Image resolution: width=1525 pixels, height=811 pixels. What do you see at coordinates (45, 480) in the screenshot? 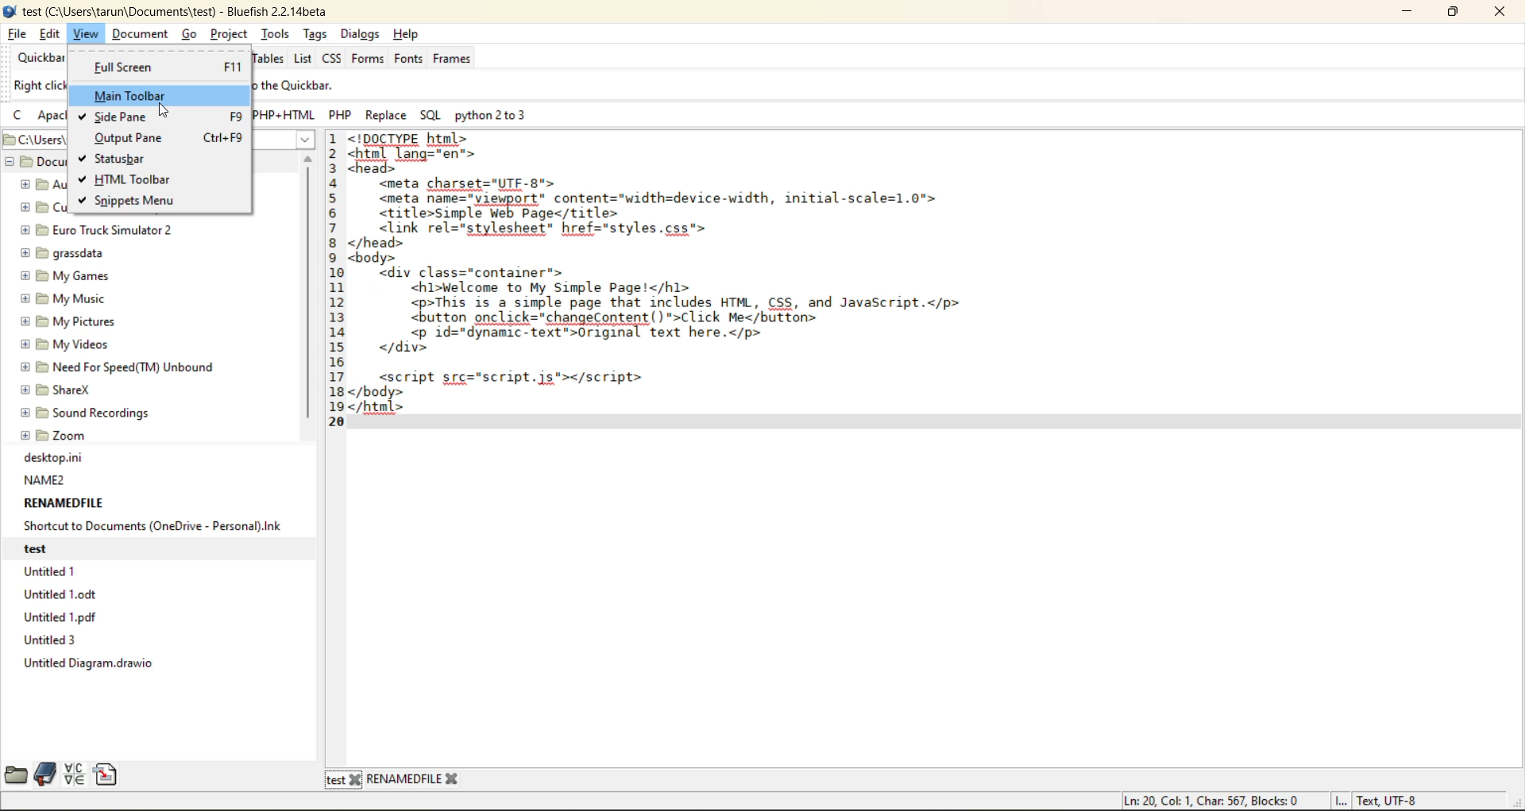
I see `NAME2` at bounding box center [45, 480].